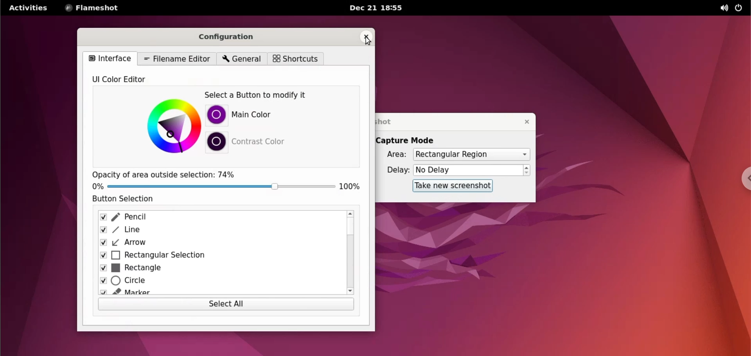 This screenshot has width=751, height=356. What do you see at coordinates (395, 170) in the screenshot?
I see `delay` at bounding box center [395, 170].